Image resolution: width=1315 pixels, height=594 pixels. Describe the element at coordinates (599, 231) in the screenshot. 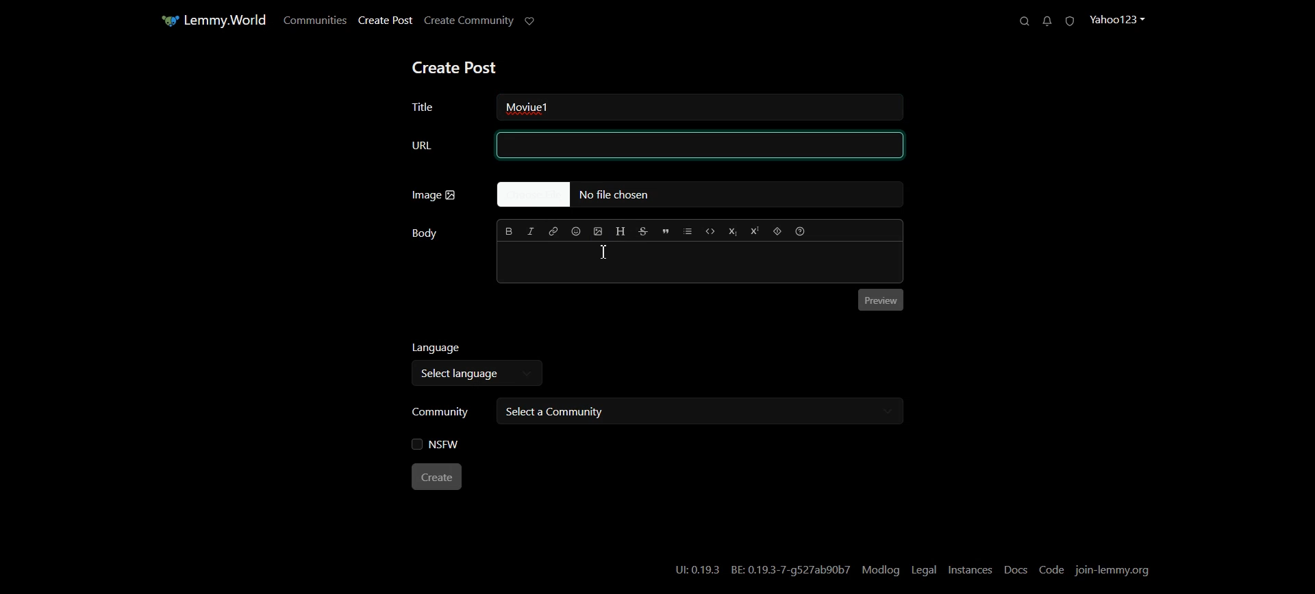

I see `Upload Image` at that location.